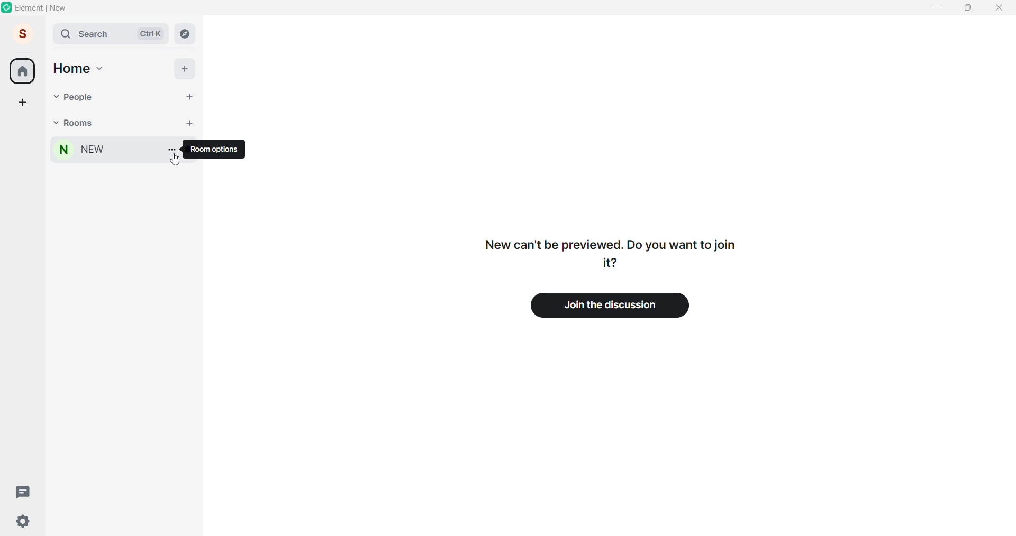 The image size is (1016, 536). Describe the element at coordinates (184, 67) in the screenshot. I see `add` at that location.